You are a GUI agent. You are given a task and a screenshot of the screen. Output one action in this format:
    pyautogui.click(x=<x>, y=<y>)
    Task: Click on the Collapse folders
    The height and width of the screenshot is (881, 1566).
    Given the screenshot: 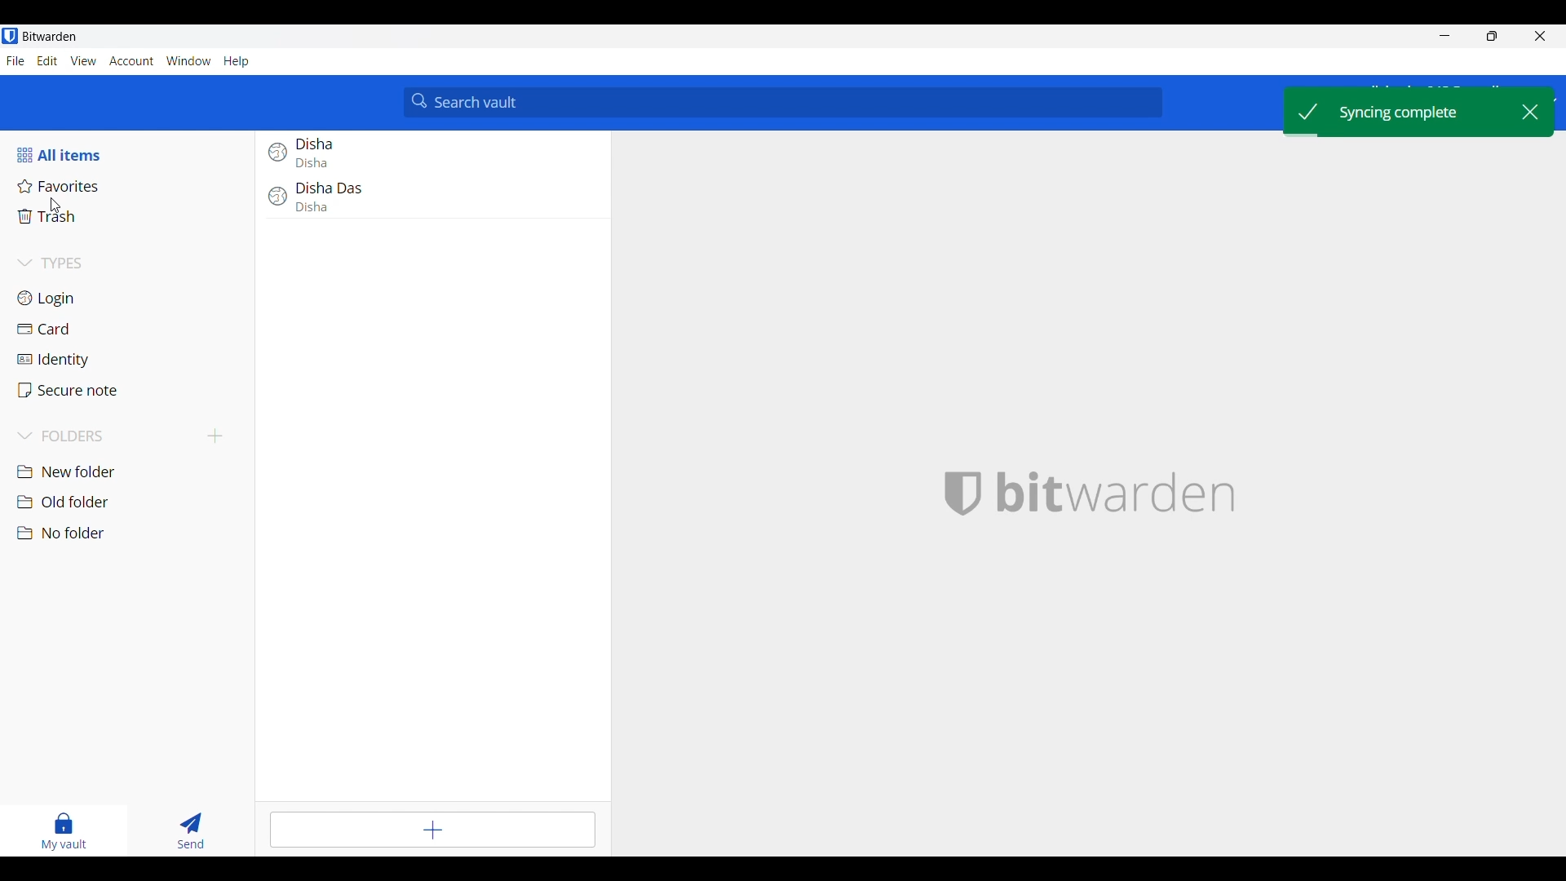 What is the action you would take?
    pyautogui.click(x=108, y=436)
    